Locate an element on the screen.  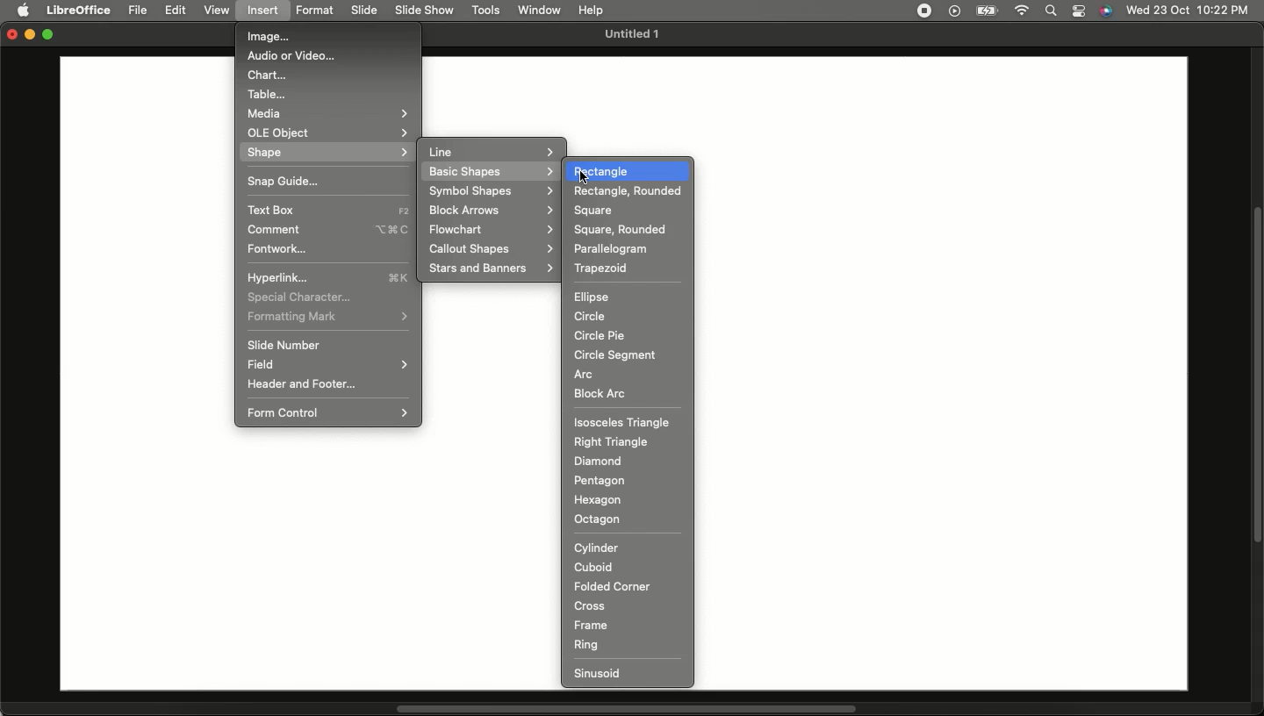
Folded corner is located at coordinates (613, 585).